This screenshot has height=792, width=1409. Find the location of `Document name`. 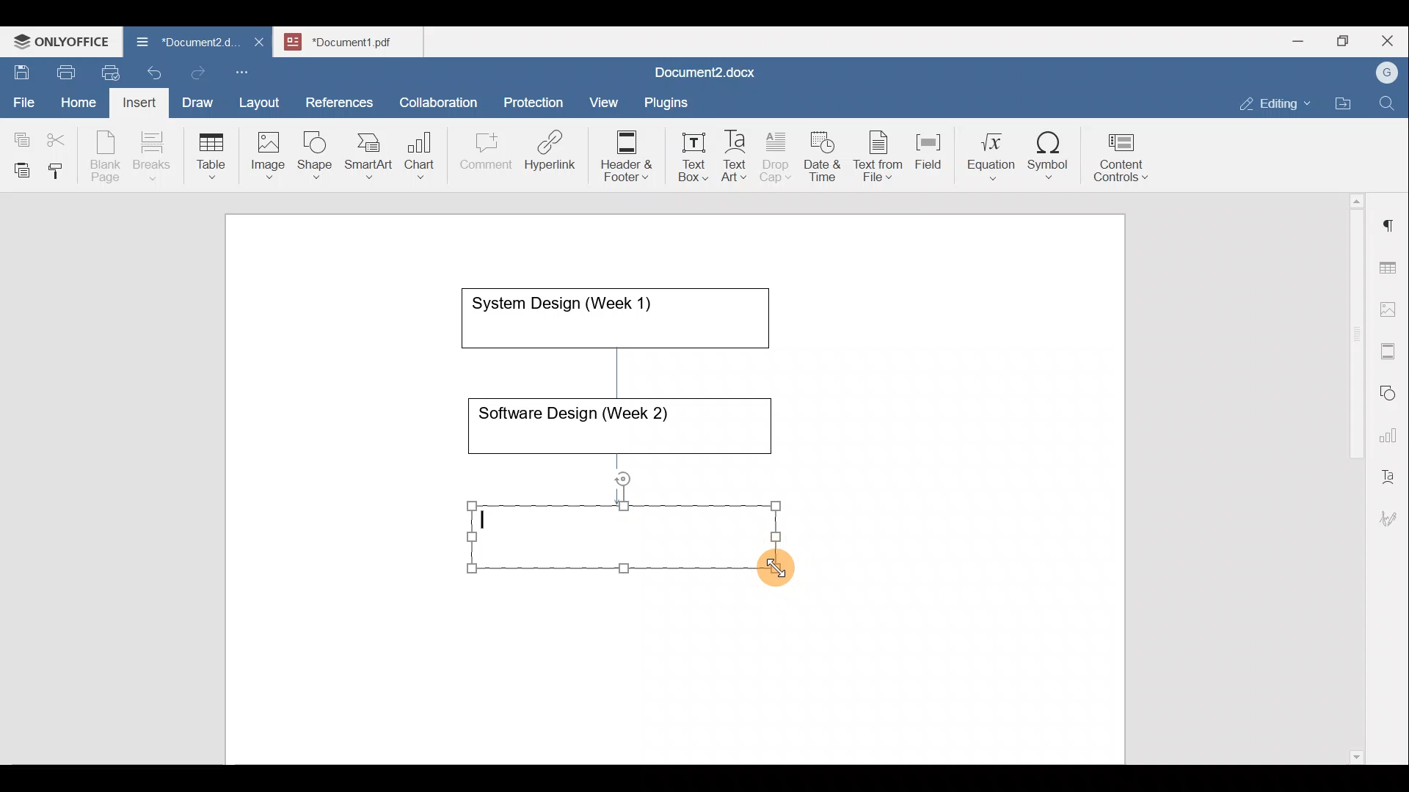

Document name is located at coordinates (357, 40).